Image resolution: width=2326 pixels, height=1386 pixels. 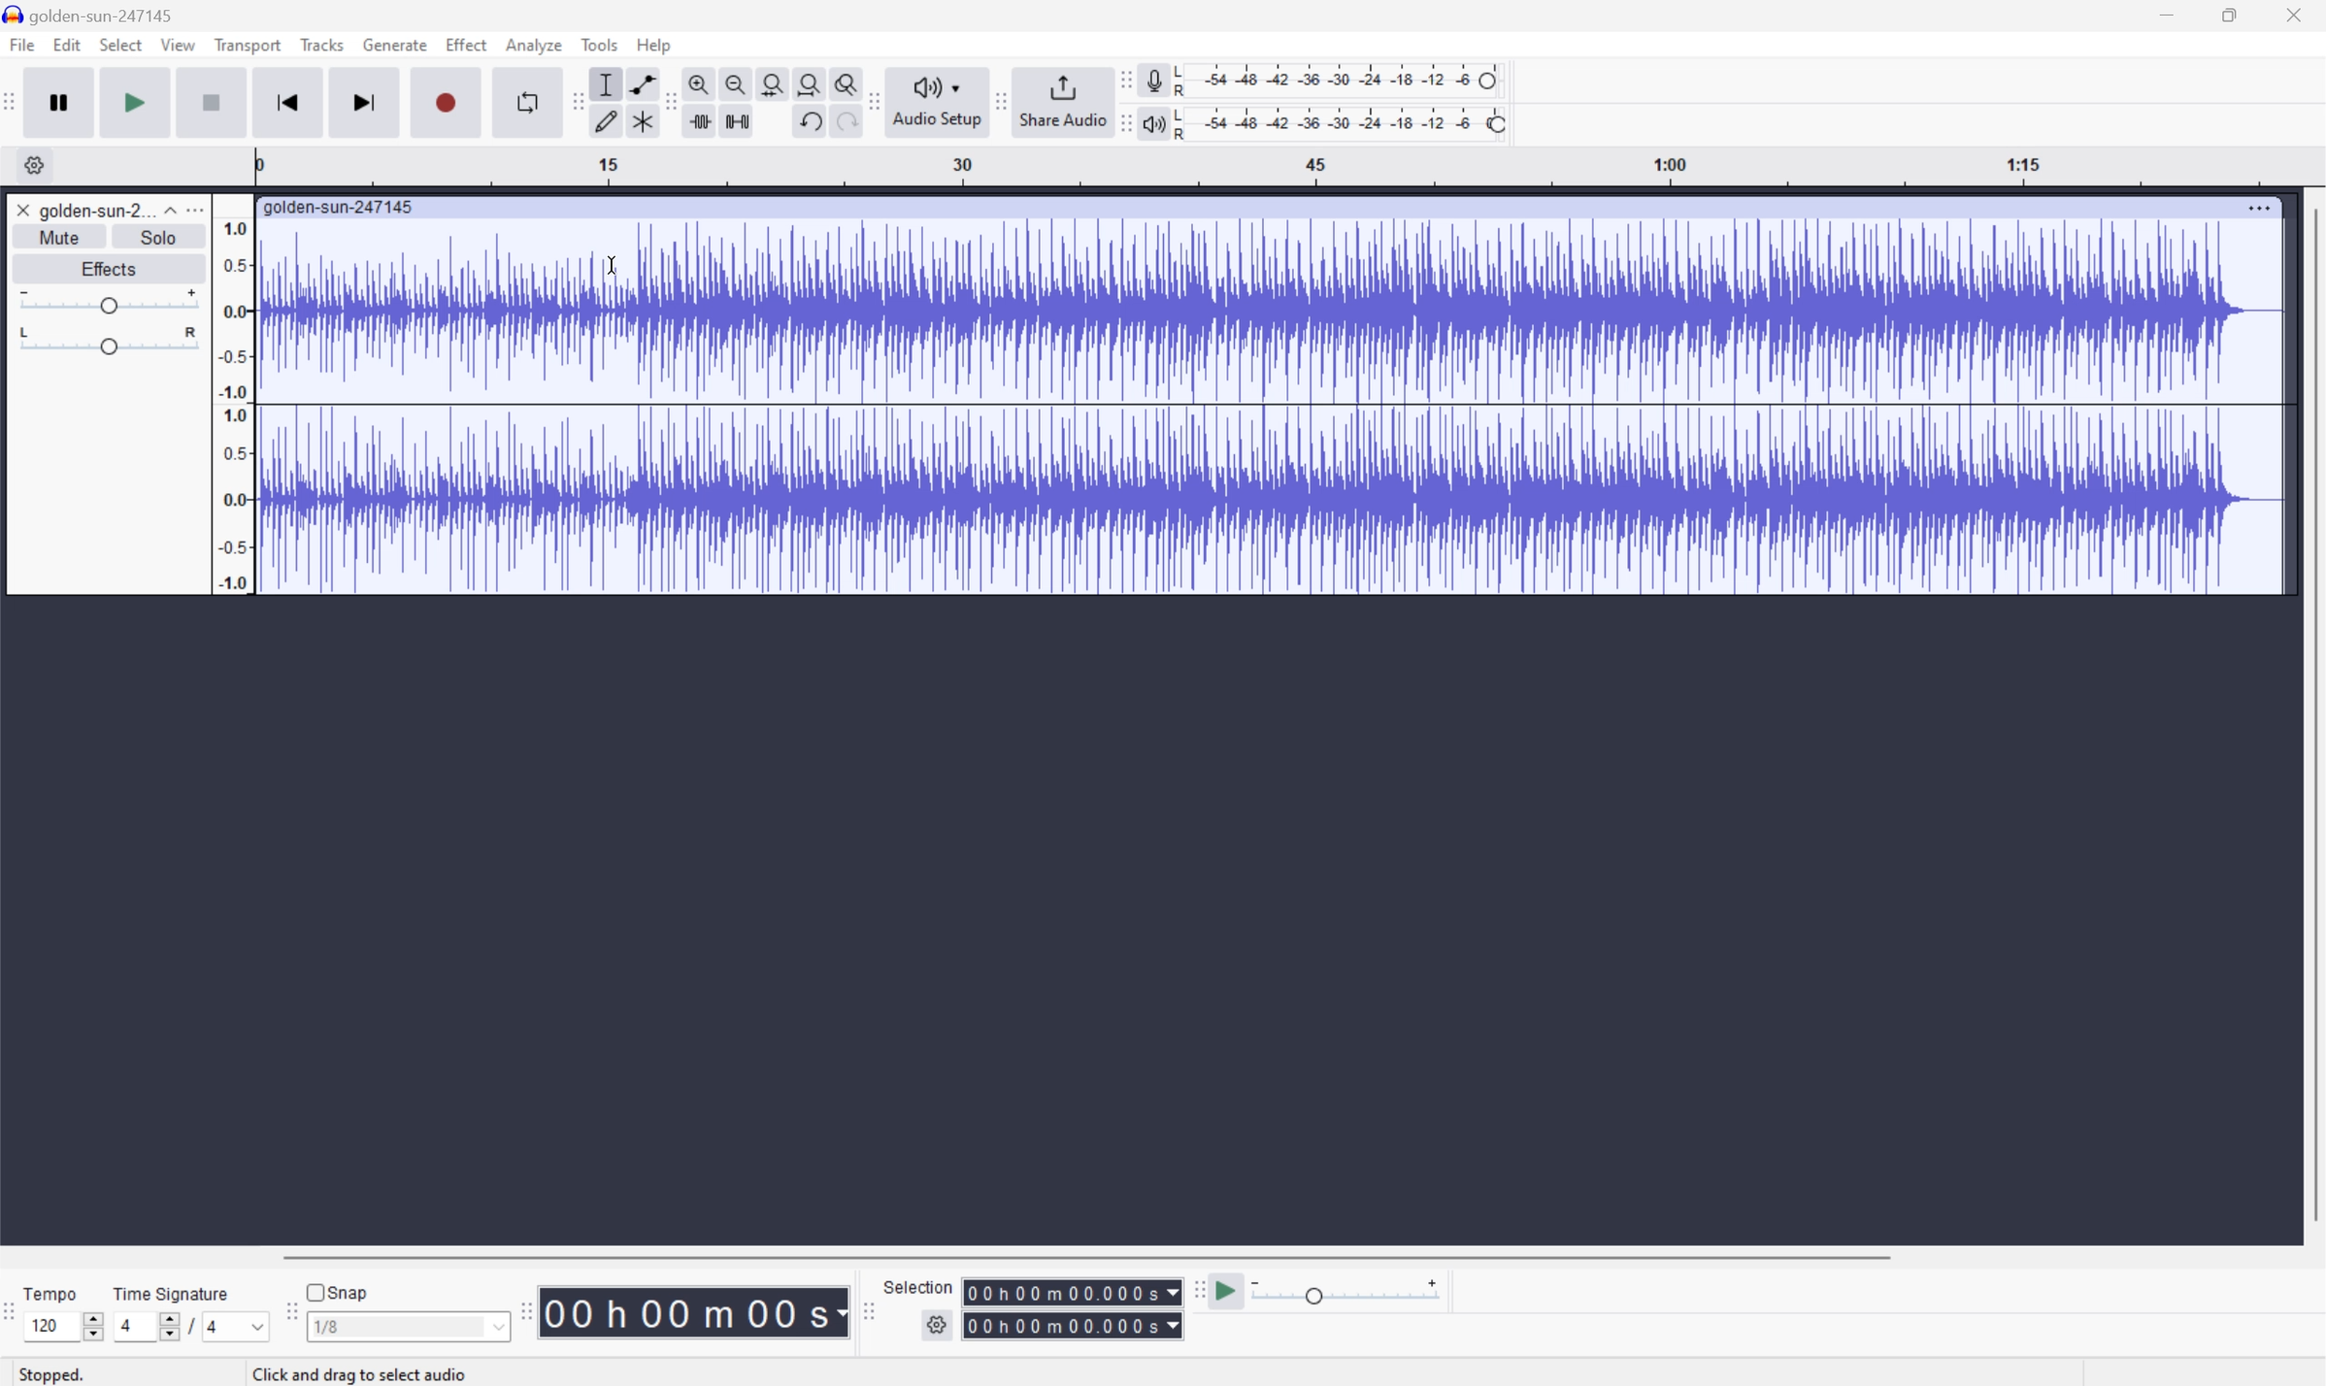 What do you see at coordinates (1153, 78) in the screenshot?
I see `Record Meter ` at bounding box center [1153, 78].